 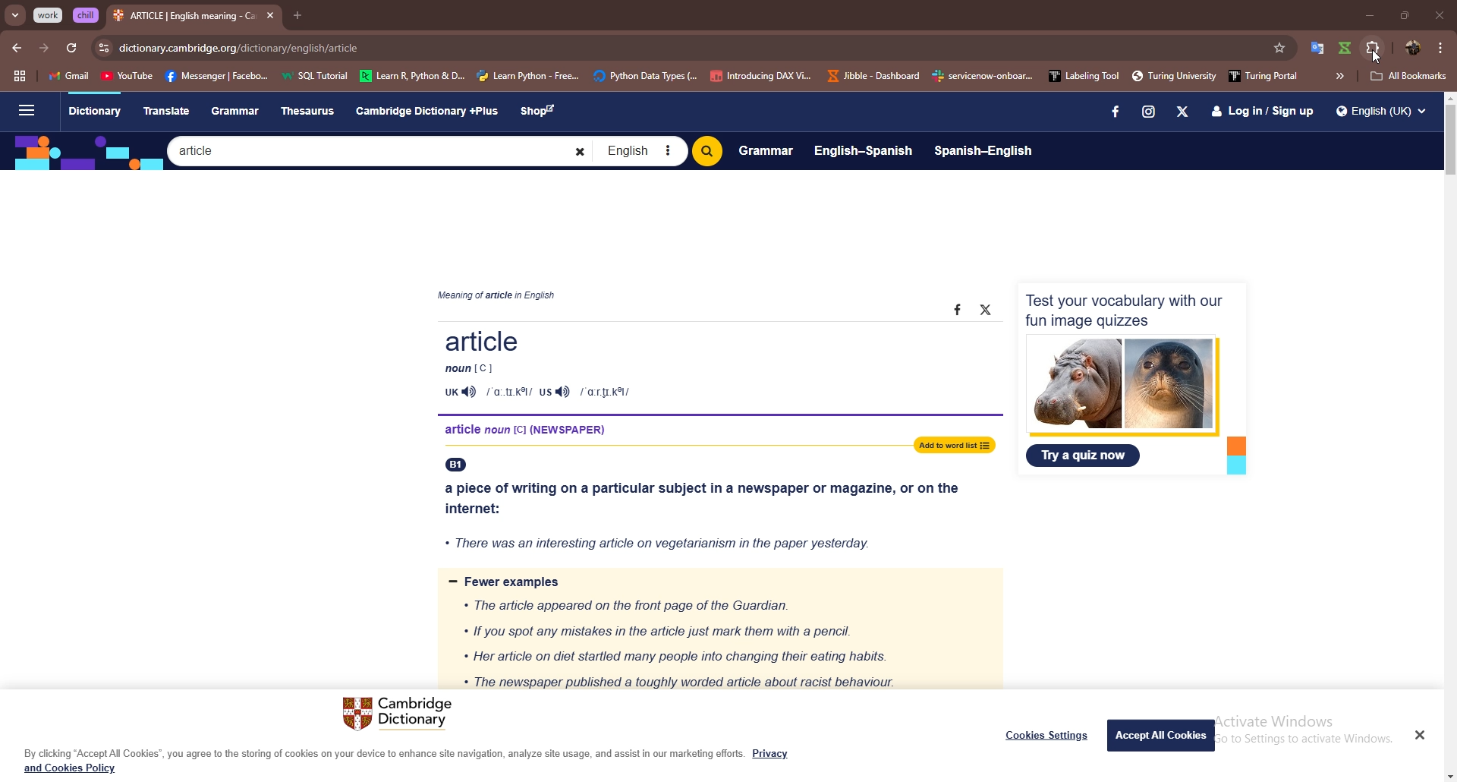 I want to click on favorites, so click(x=1281, y=48).